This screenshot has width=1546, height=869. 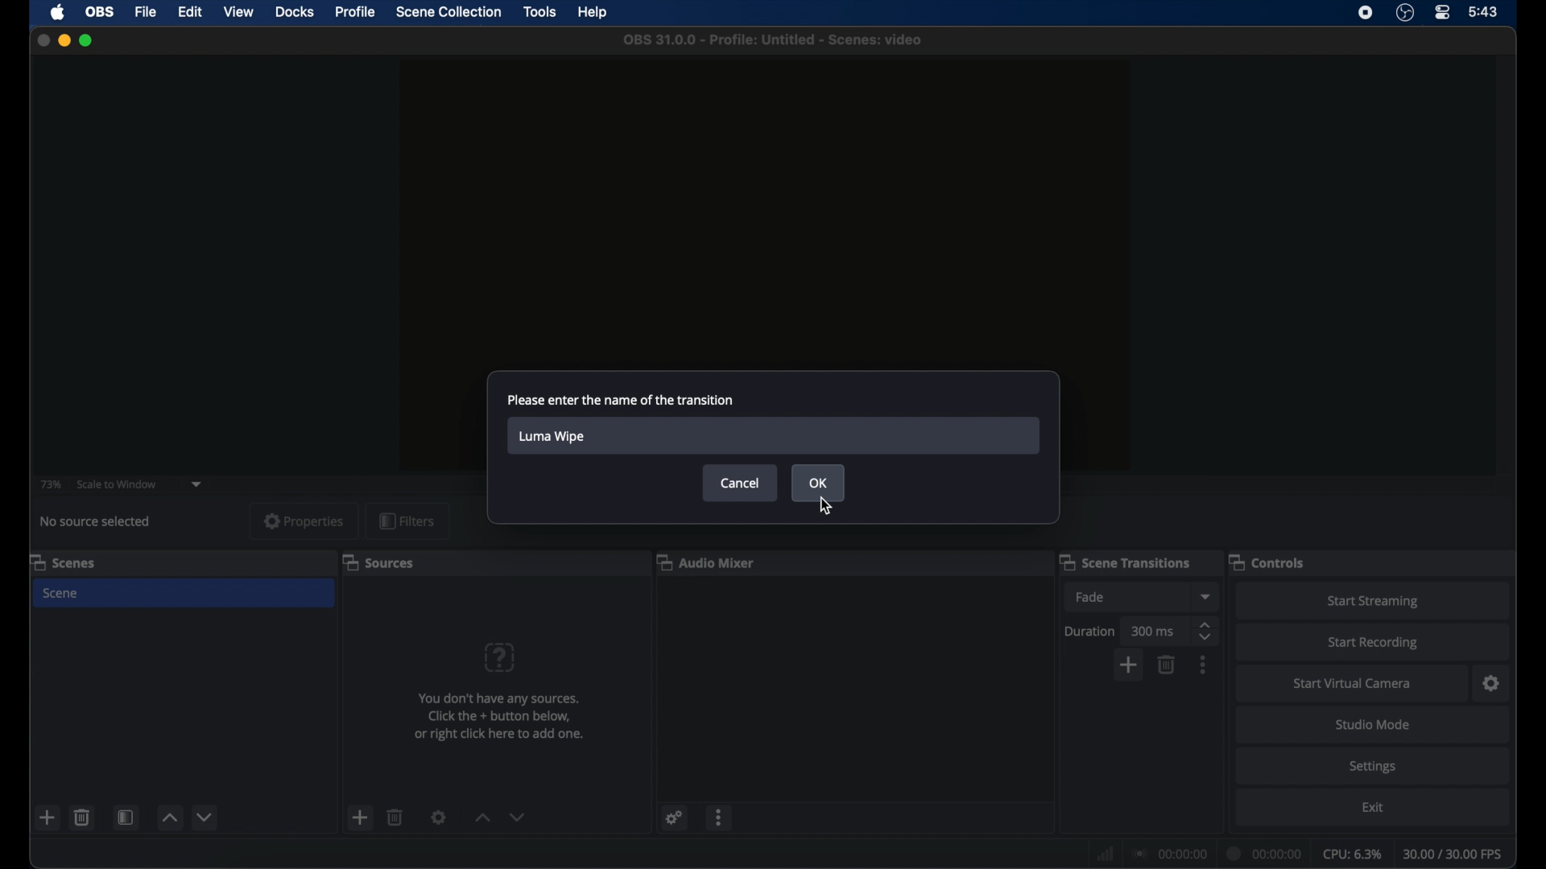 I want to click on filters, so click(x=407, y=521).